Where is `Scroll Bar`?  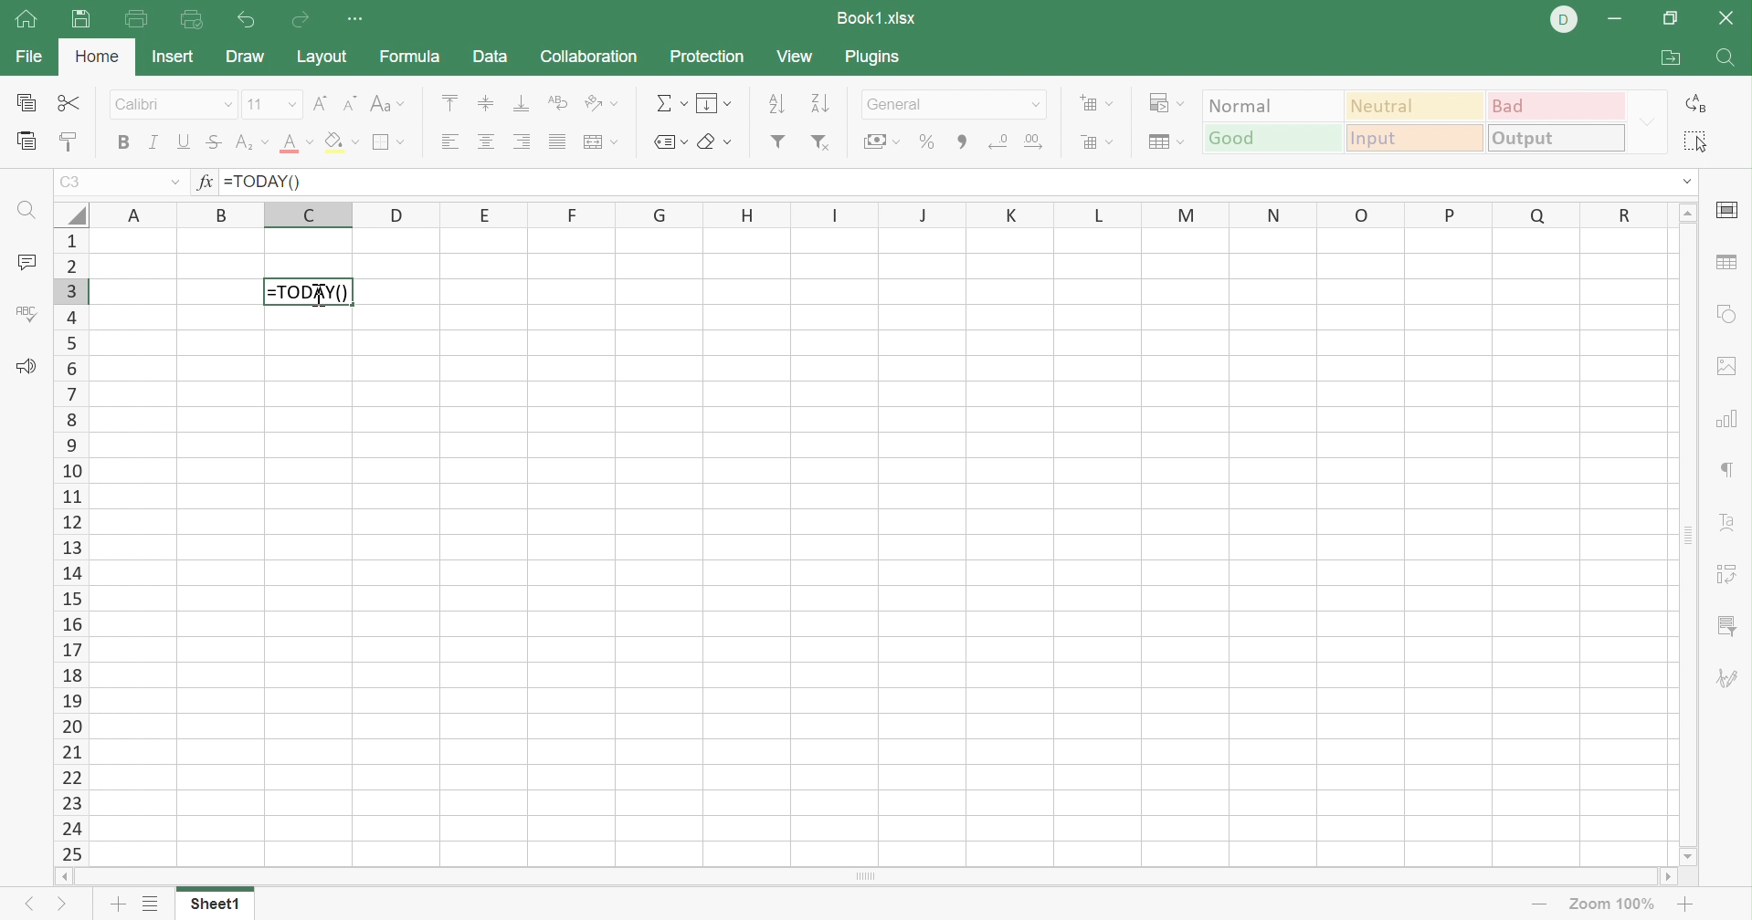
Scroll Bar is located at coordinates (1687, 535).